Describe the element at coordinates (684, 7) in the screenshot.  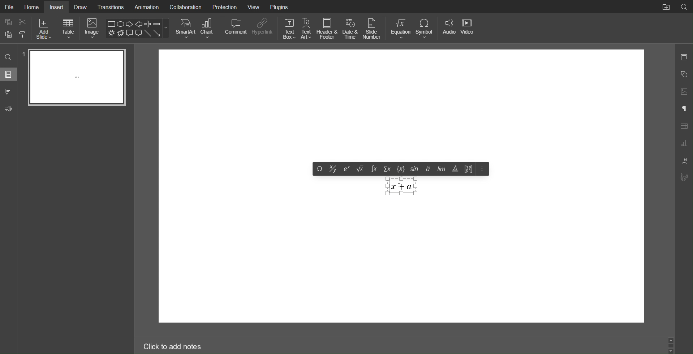
I see `Search` at that location.